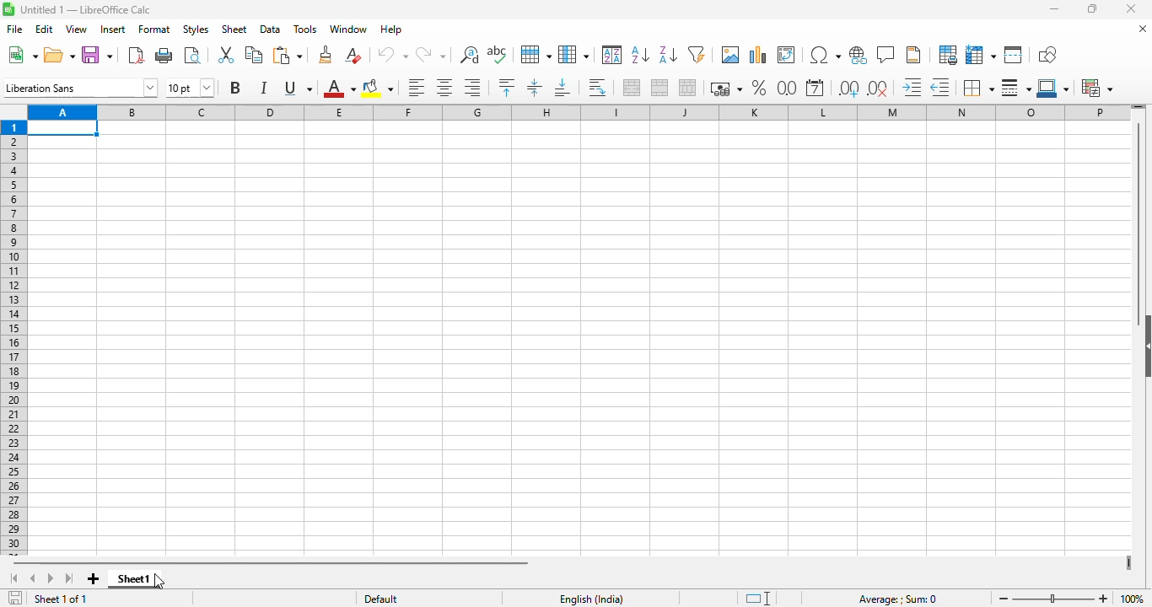 Image resolution: width=1152 pixels, height=607 pixels. Describe the element at coordinates (1004, 599) in the screenshot. I see `zoom out` at that location.